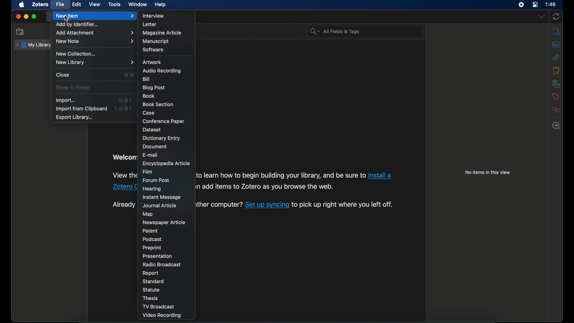  What do you see at coordinates (65, 100) in the screenshot?
I see `import` at bounding box center [65, 100].